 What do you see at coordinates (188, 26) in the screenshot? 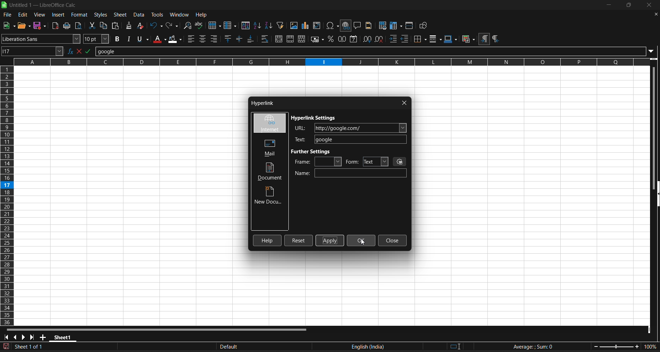
I see `find and replace` at bounding box center [188, 26].